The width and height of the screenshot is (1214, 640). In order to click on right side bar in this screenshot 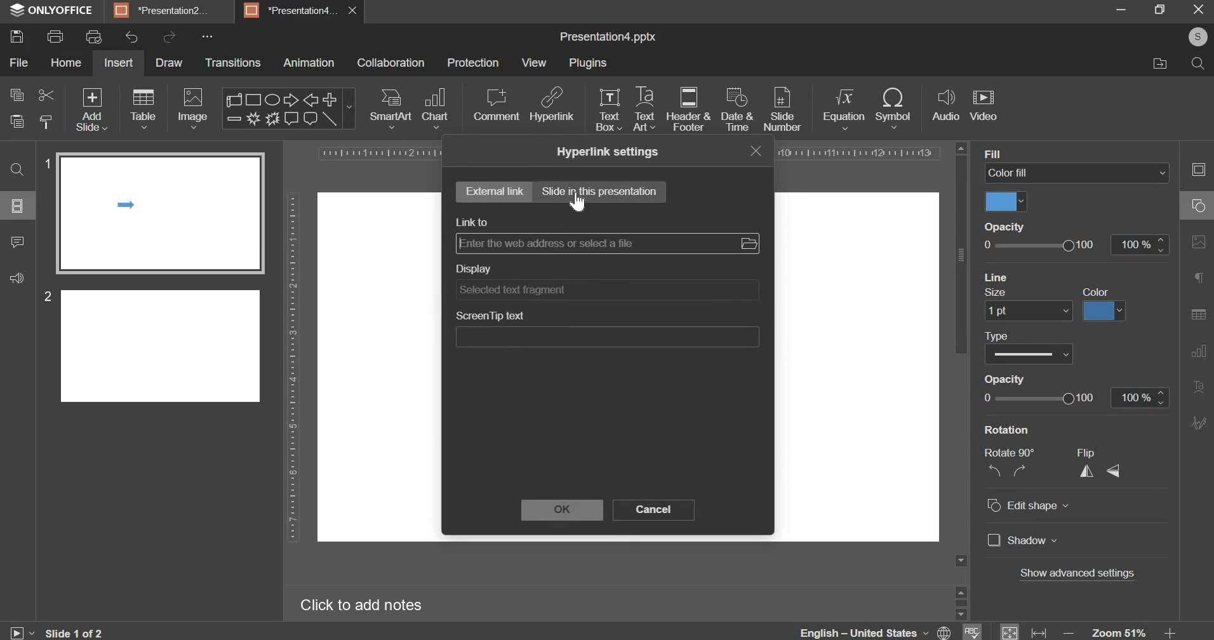, I will do `click(1196, 293)`.